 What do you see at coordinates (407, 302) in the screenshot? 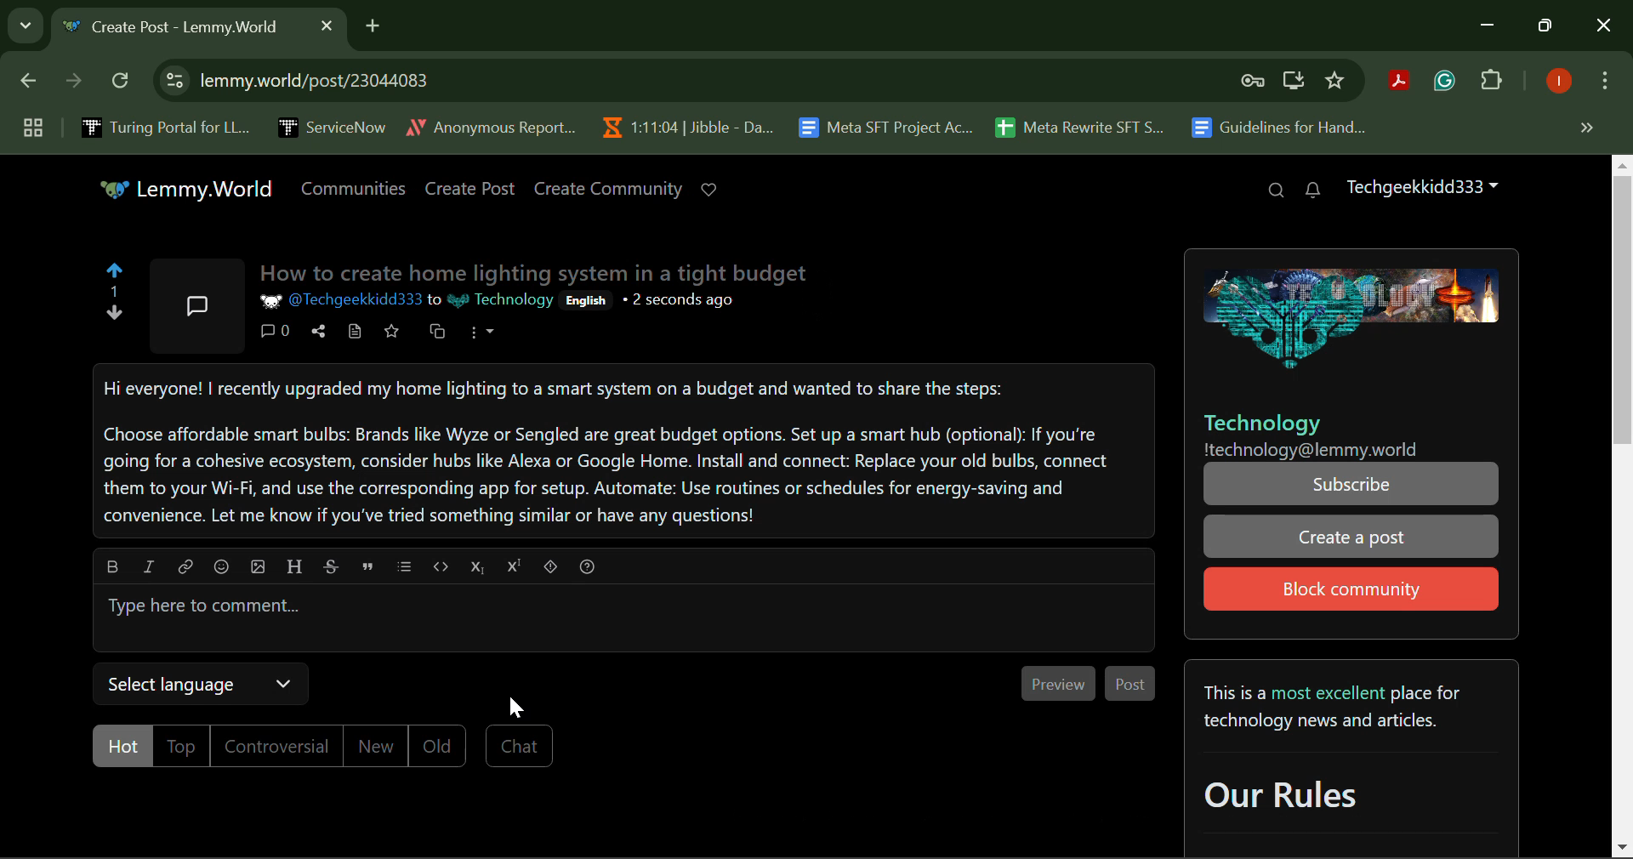
I see `Poster Username and Community` at bounding box center [407, 302].